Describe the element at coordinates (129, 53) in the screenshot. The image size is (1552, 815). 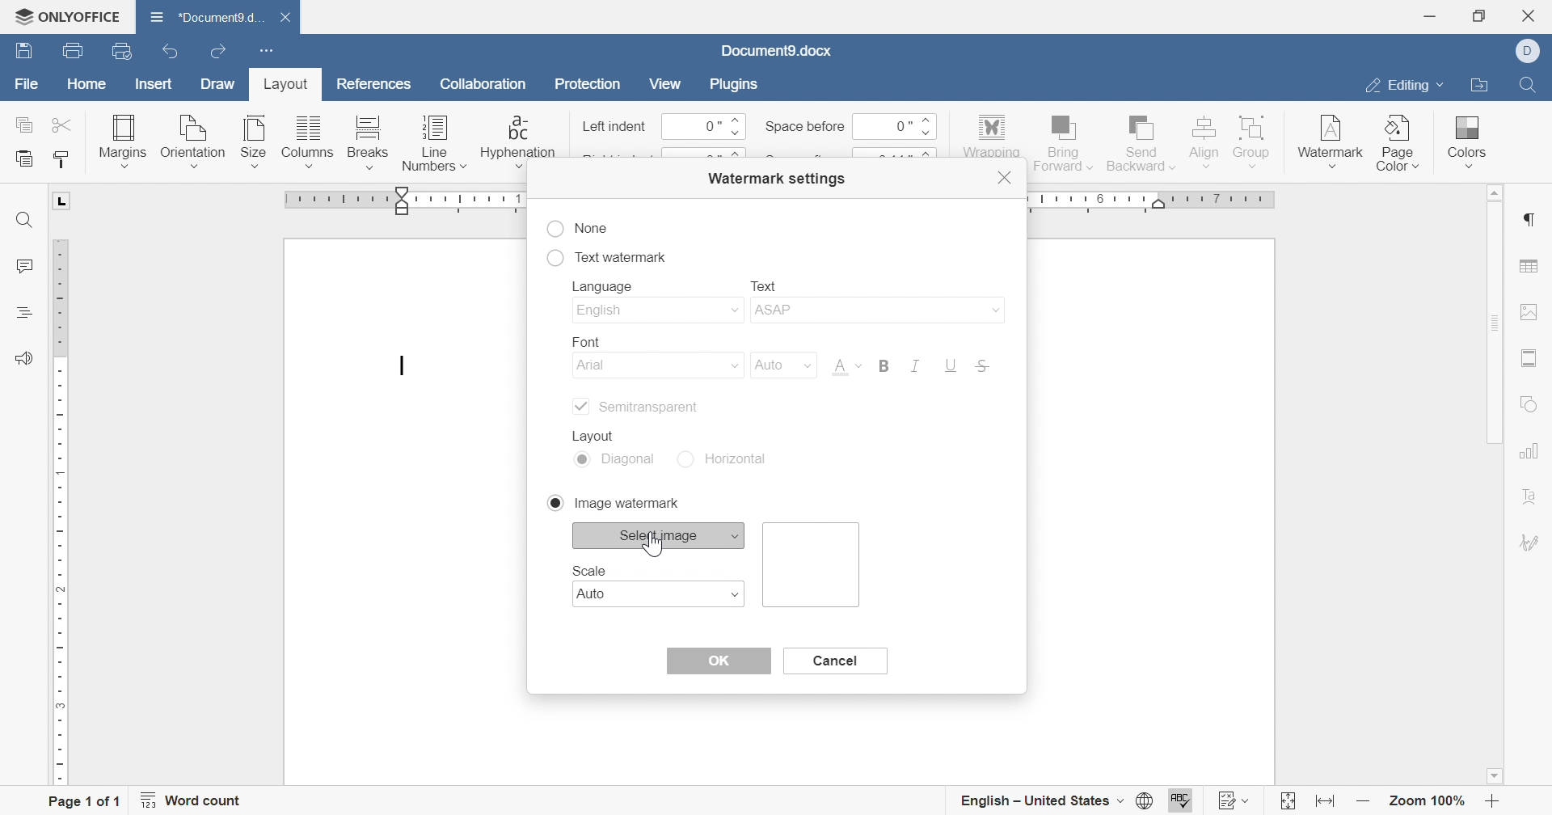
I see `quick print` at that location.